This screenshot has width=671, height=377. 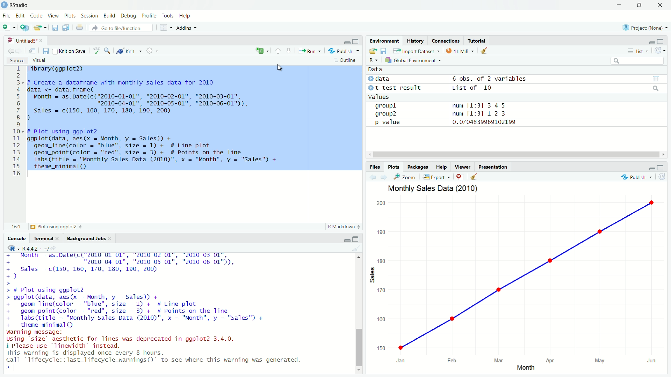 I want to click on Debug, so click(x=128, y=15).